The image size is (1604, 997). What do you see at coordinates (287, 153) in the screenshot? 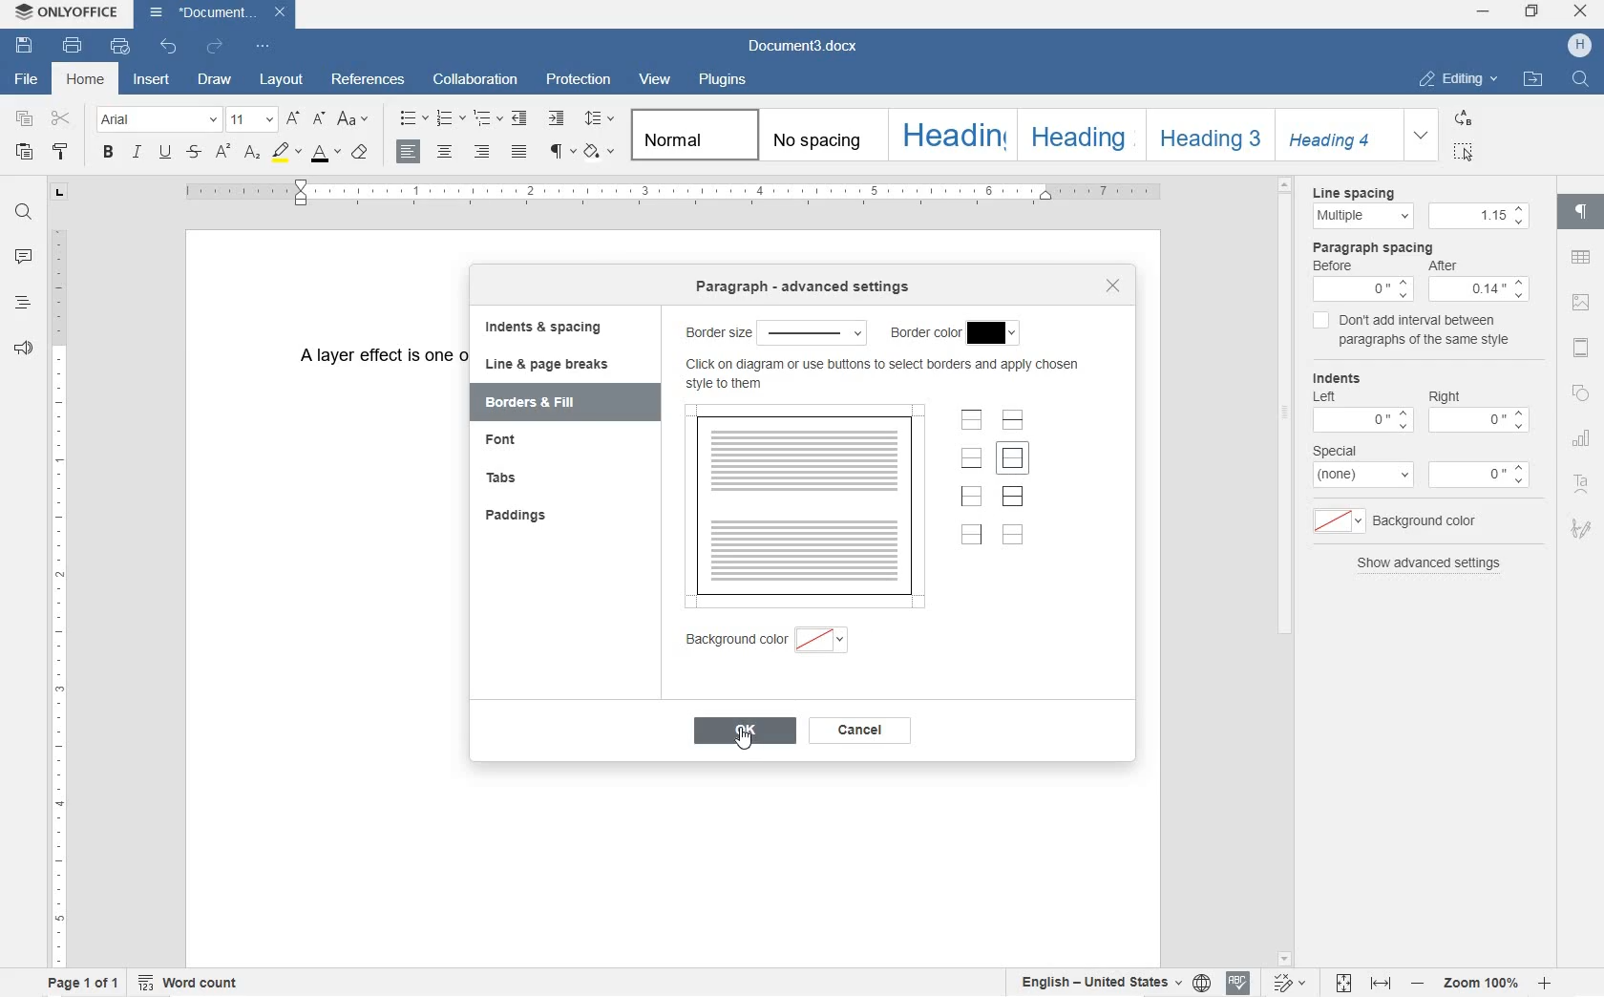
I see `HIGHLIGHT COLOR` at bounding box center [287, 153].